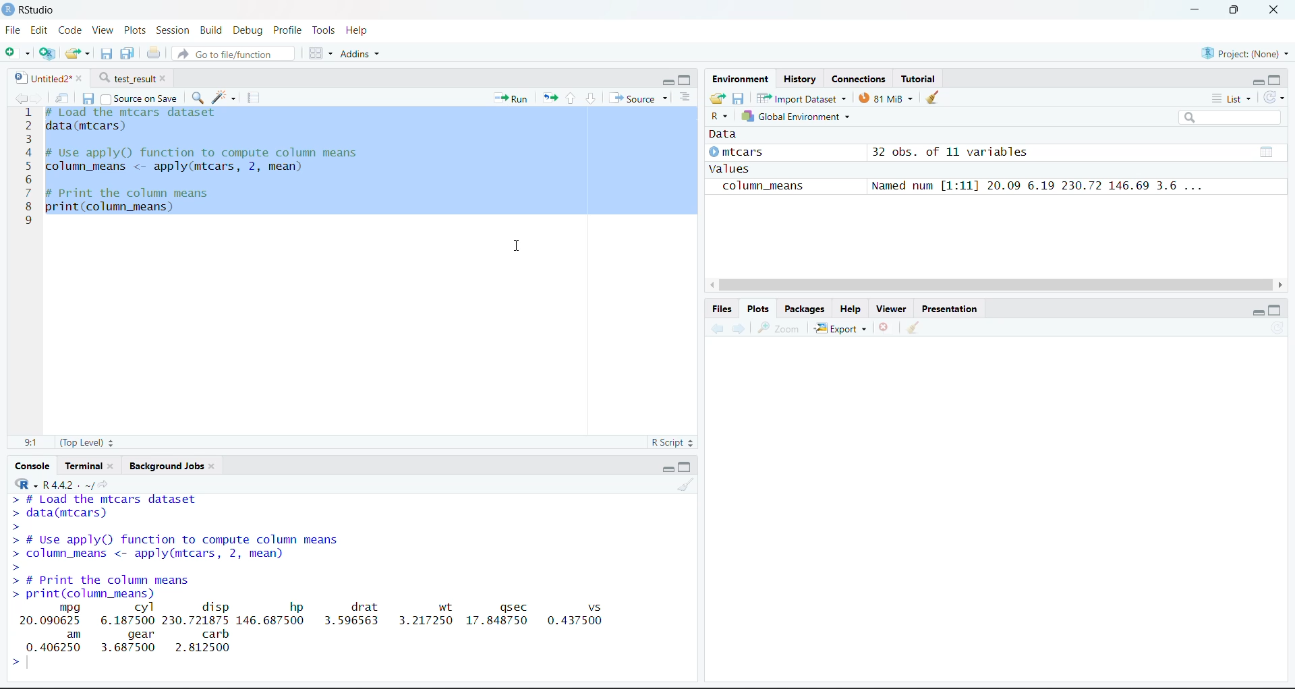  I want to click on Tools, so click(323, 29).